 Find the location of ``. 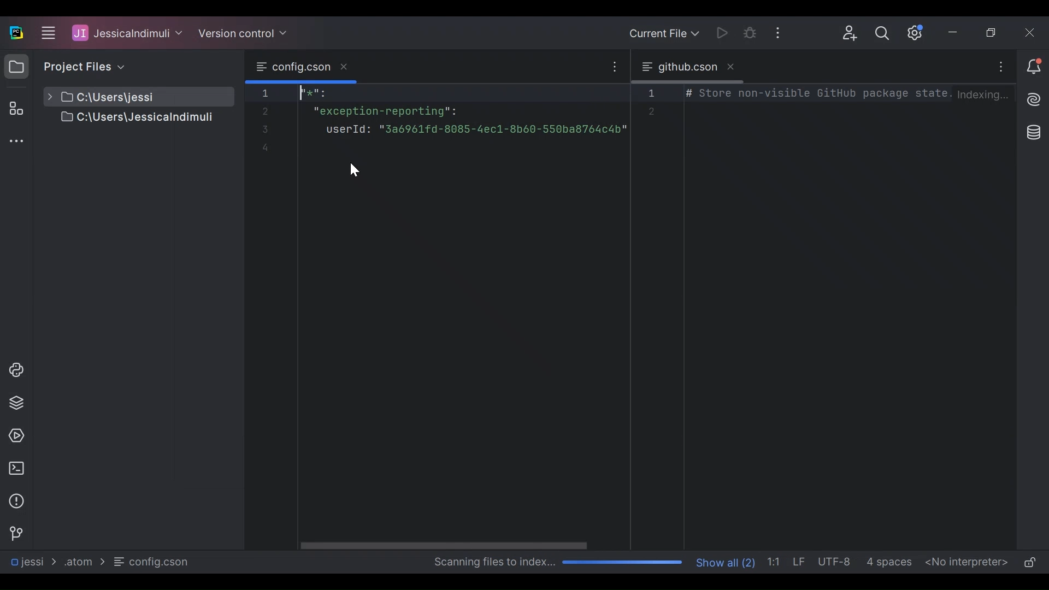

 is located at coordinates (15, 143).